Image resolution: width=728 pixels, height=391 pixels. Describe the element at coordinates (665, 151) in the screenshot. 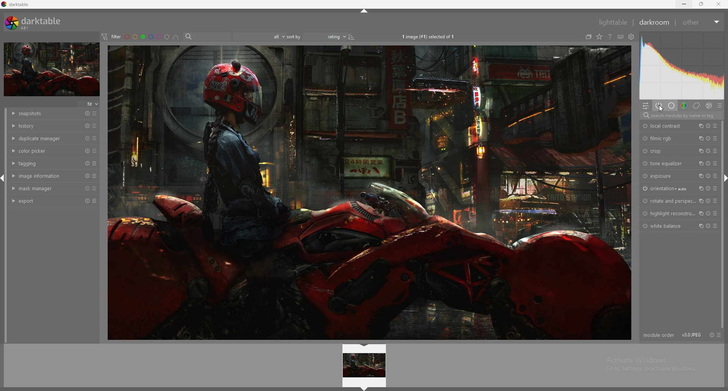

I see `crop` at that location.